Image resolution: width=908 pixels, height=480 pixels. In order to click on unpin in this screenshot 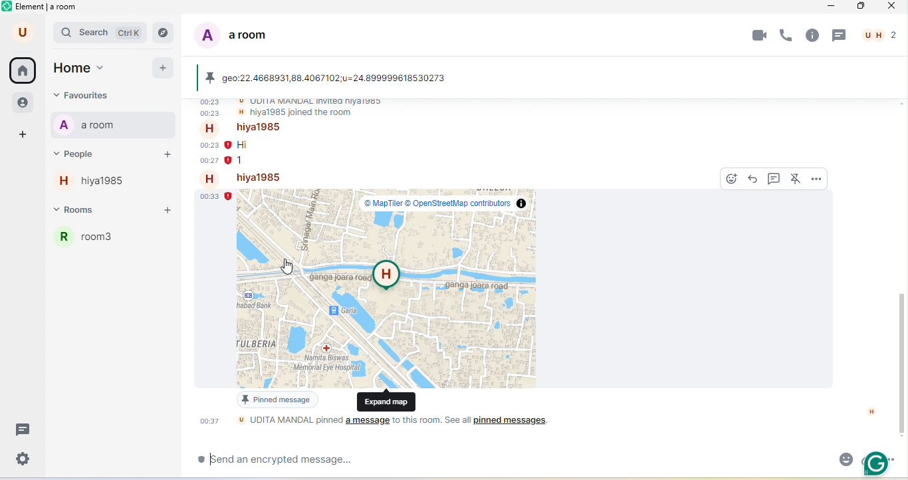, I will do `click(797, 178)`.